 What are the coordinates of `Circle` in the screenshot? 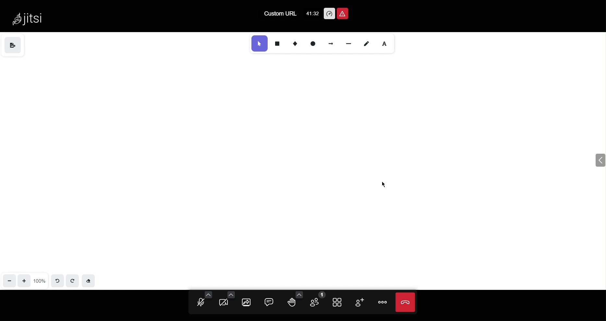 It's located at (313, 44).